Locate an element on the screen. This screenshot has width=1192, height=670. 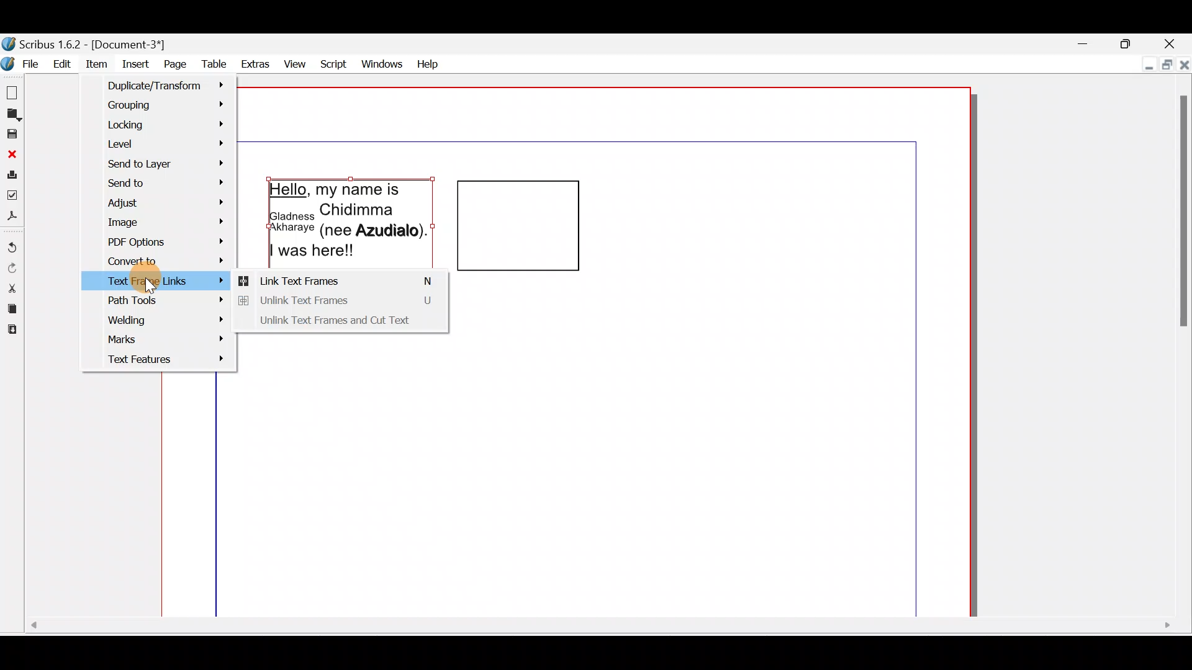
Scroll bar is located at coordinates (598, 631).